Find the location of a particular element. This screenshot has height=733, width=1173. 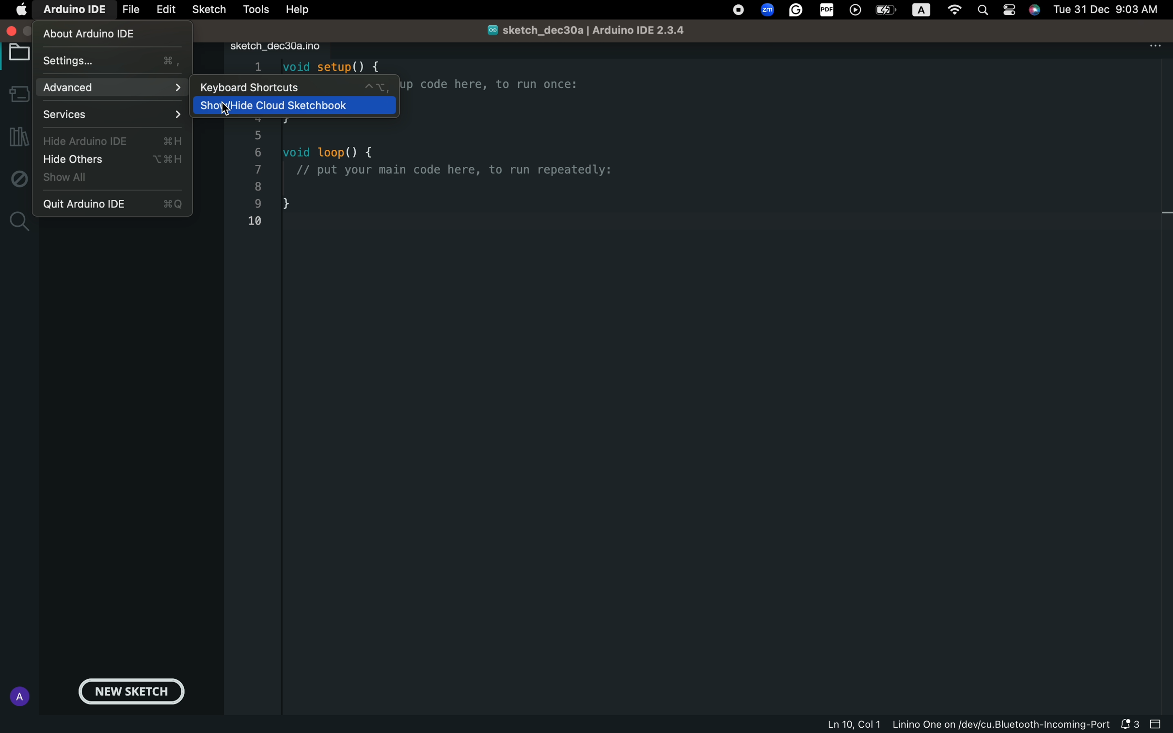

file name is located at coordinates (571, 29).